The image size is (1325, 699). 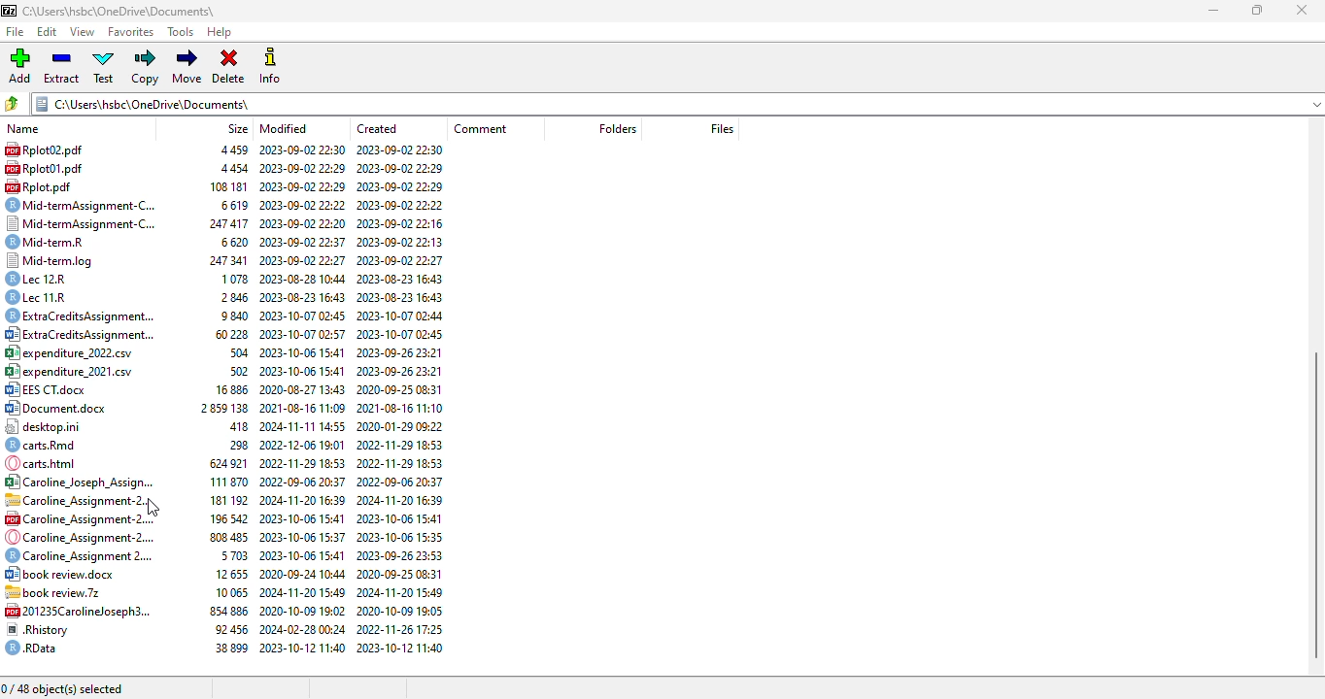 I want to click on 298, so click(x=234, y=444).